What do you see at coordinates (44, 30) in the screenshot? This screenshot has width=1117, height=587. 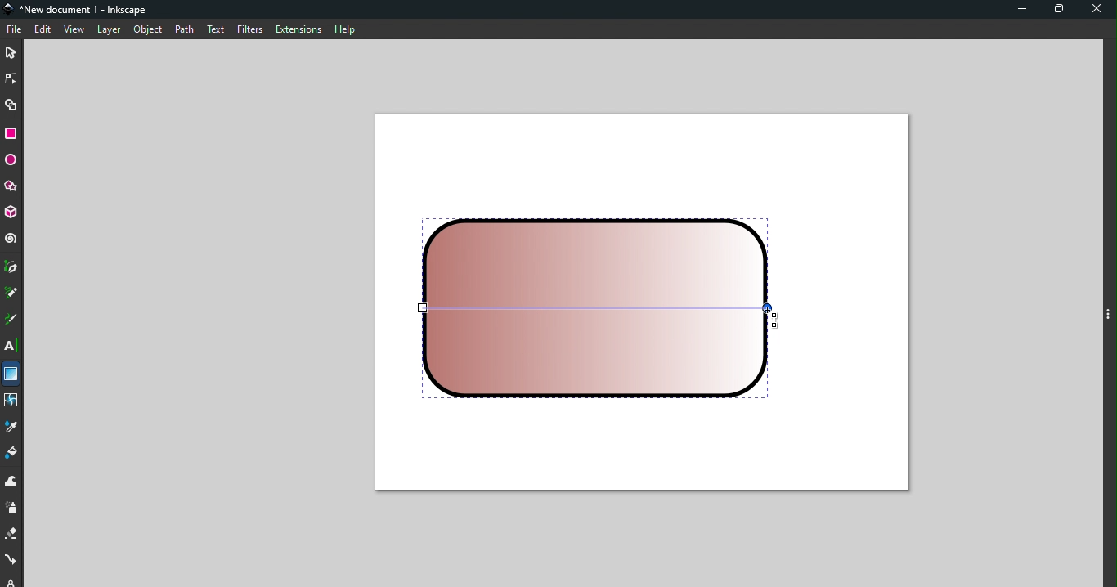 I see `Edit` at bounding box center [44, 30].